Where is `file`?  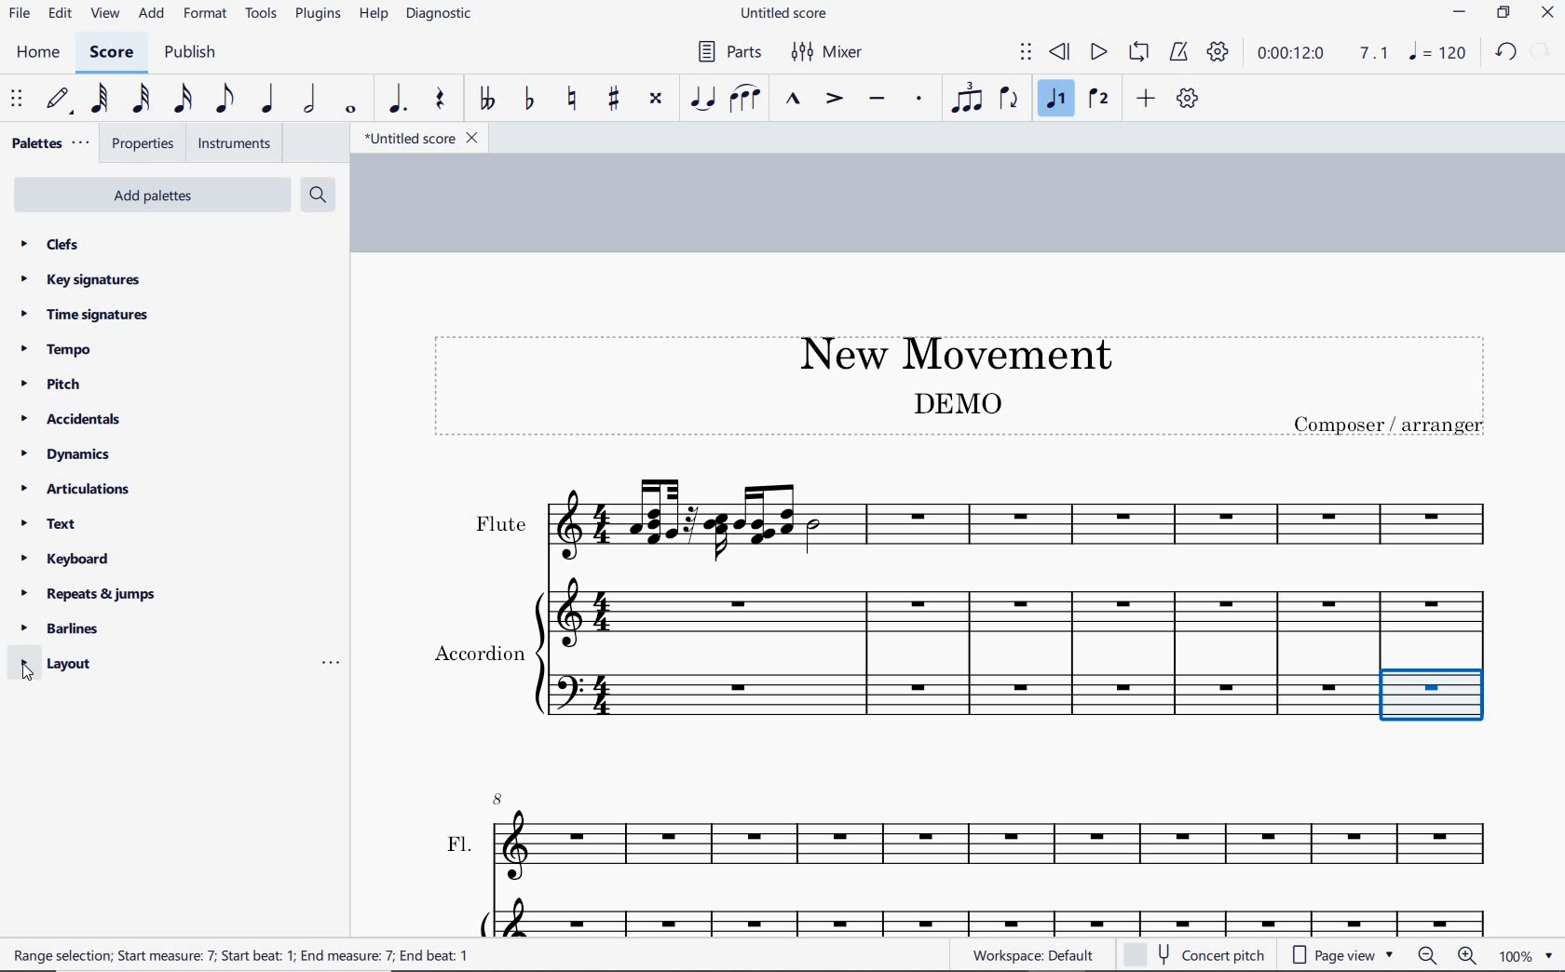 file is located at coordinates (19, 17).